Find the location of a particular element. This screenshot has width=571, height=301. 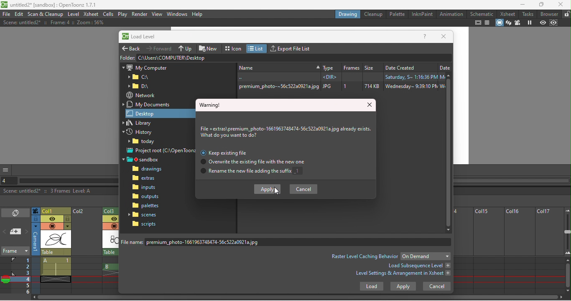

Click to select colun is located at coordinates (56, 211).